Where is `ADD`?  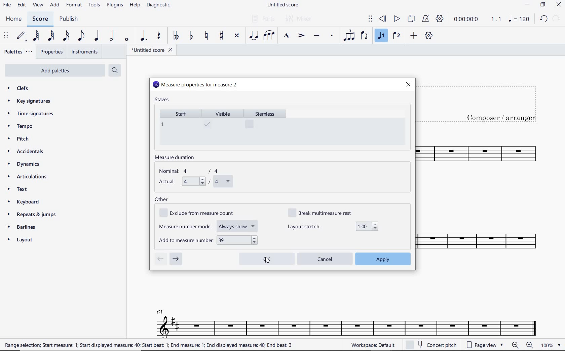 ADD is located at coordinates (413, 36).